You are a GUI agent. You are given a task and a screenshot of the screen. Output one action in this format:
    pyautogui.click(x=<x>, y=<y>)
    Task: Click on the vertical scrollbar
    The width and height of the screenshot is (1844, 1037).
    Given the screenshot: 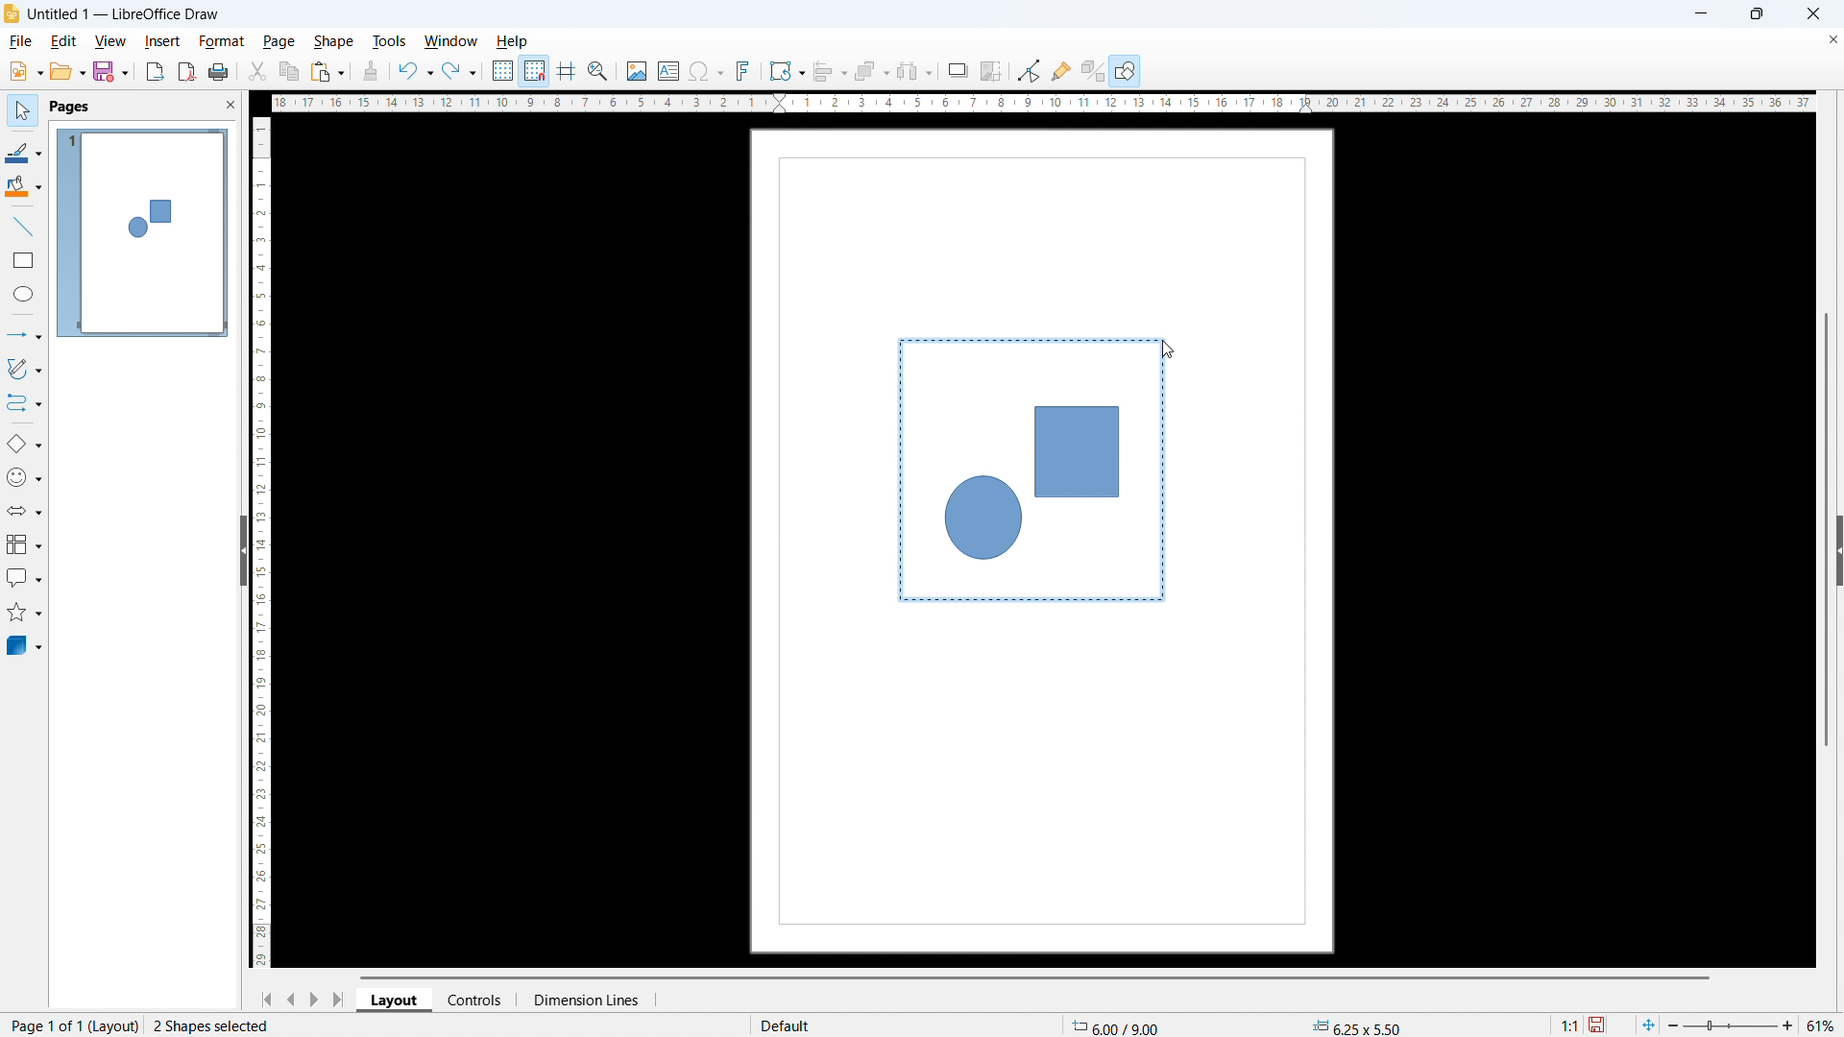 What is the action you would take?
    pyautogui.click(x=1827, y=526)
    